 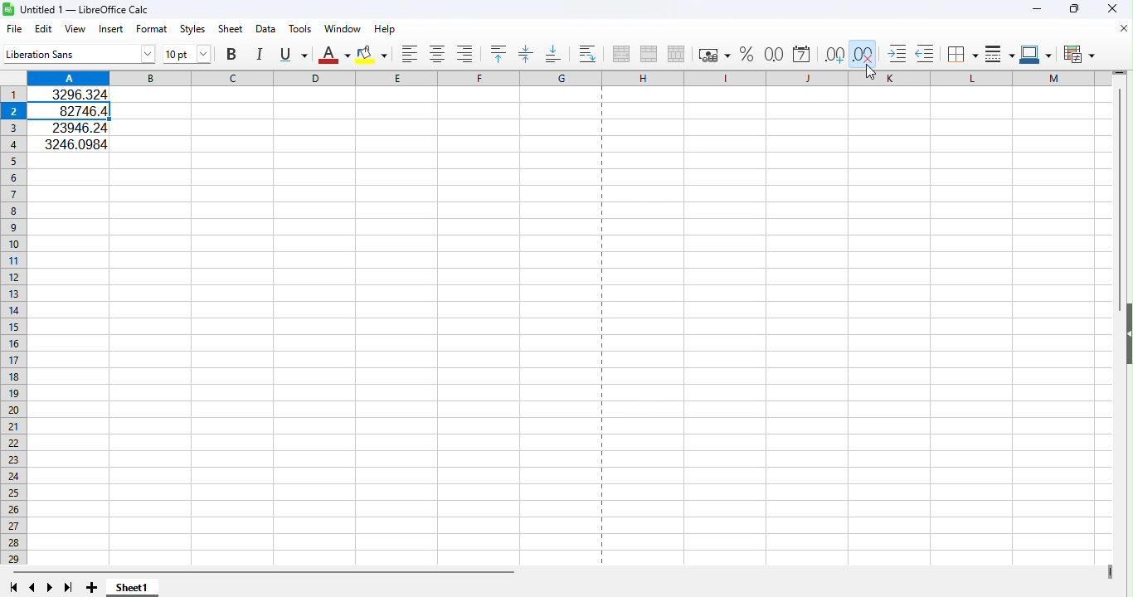 What do you see at coordinates (962, 53) in the screenshot?
I see `Borders` at bounding box center [962, 53].